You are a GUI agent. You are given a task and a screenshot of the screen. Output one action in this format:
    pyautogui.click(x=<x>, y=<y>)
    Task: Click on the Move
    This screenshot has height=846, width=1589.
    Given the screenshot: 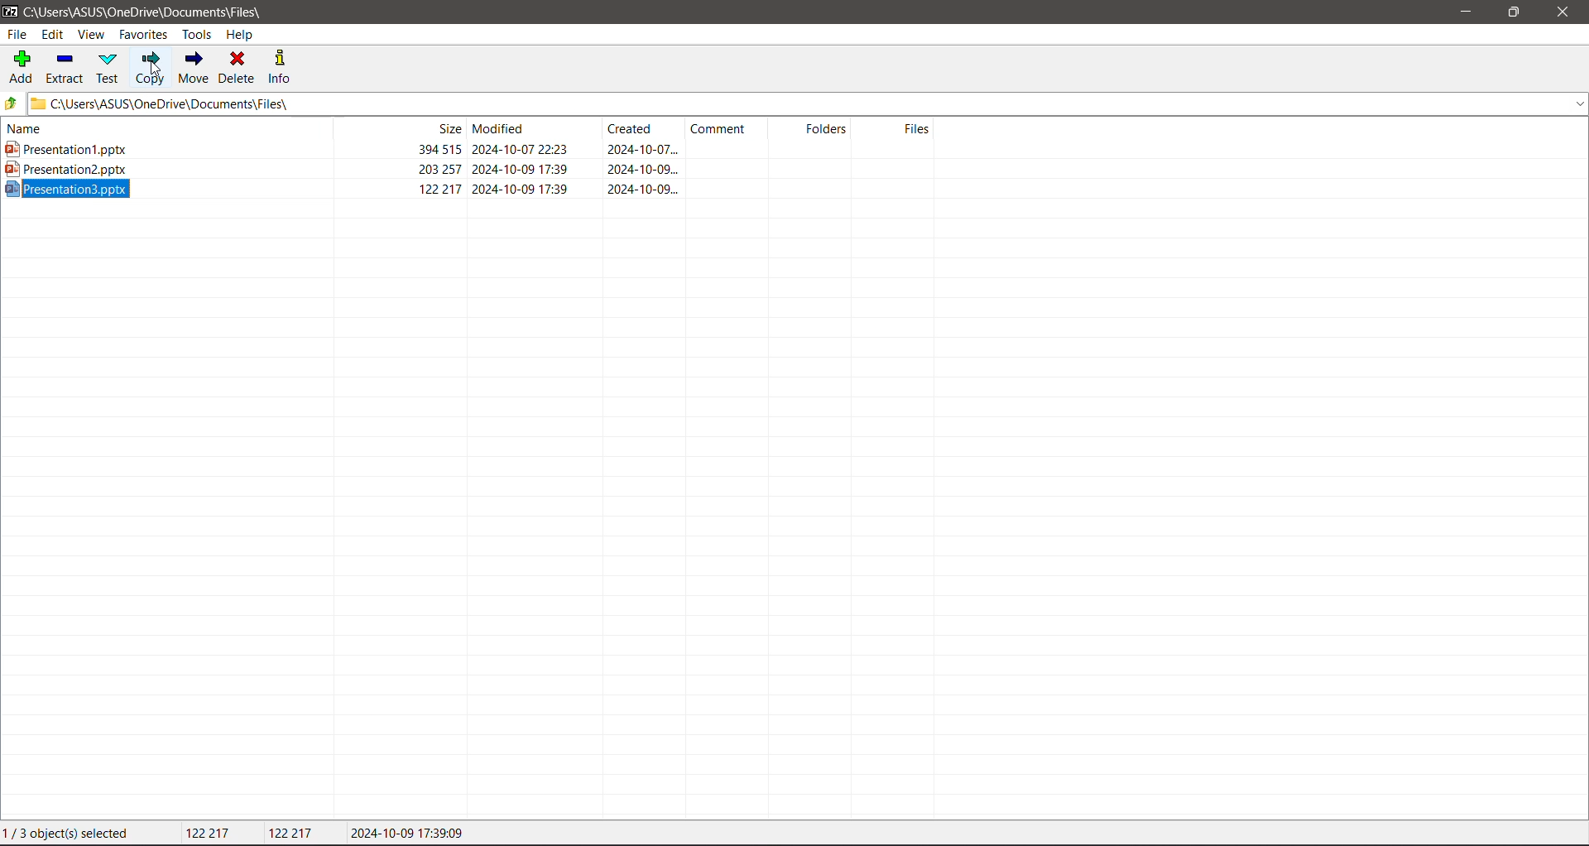 What is the action you would take?
    pyautogui.click(x=194, y=65)
    